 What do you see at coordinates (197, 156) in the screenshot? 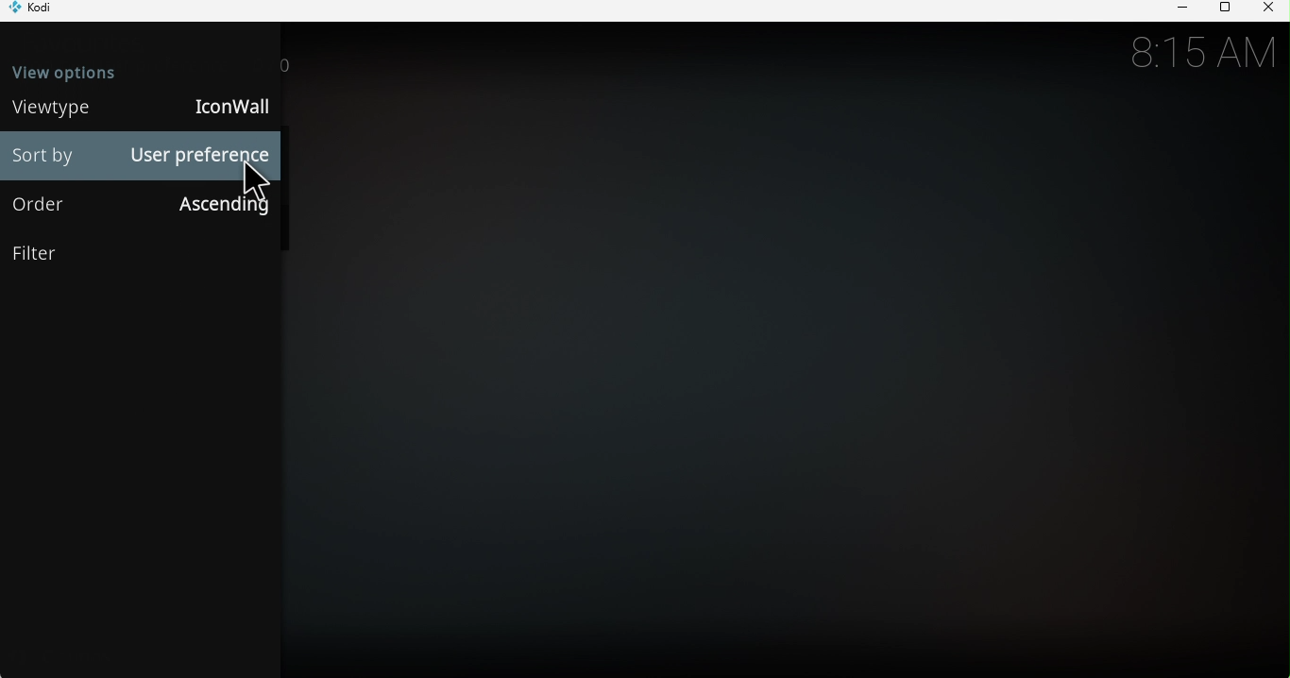
I see `User preference` at bounding box center [197, 156].